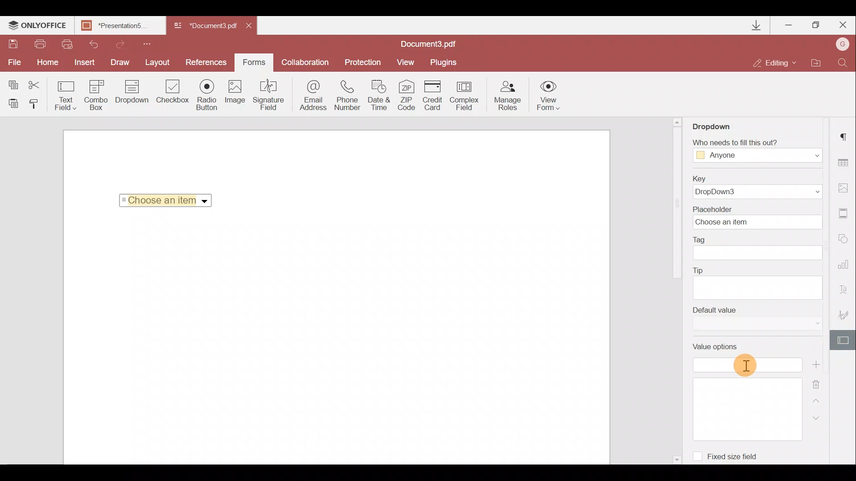 Image resolution: width=856 pixels, height=481 pixels. What do you see at coordinates (843, 339) in the screenshot?
I see `Form settings` at bounding box center [843, 339].